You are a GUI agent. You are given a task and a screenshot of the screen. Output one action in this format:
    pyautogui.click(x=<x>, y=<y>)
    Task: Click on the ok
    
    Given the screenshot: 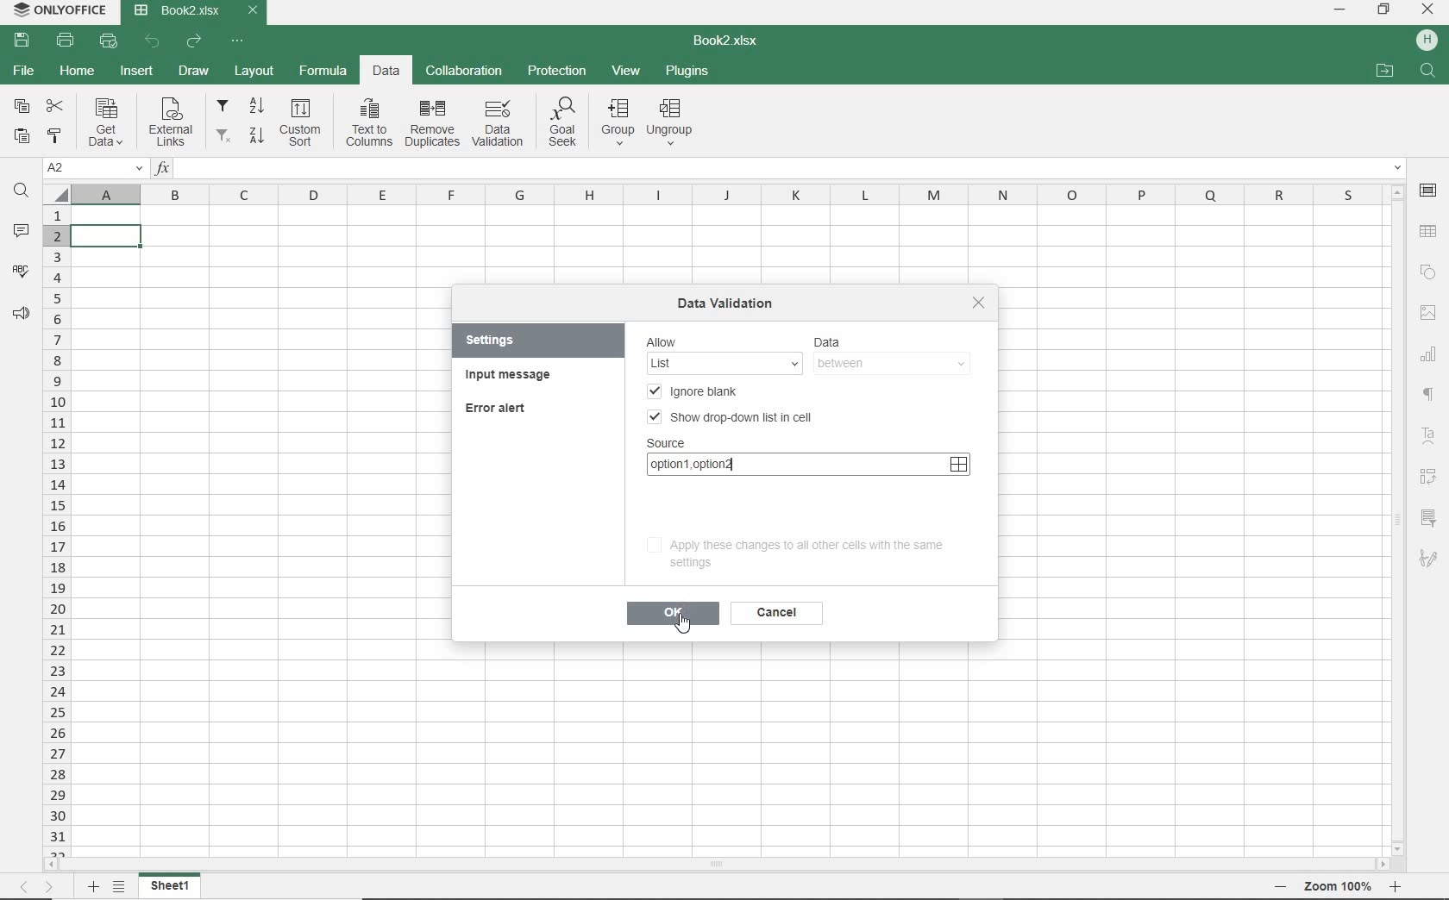 What is the action you would take?
    pyautogui.click(x=673, y=613)
    